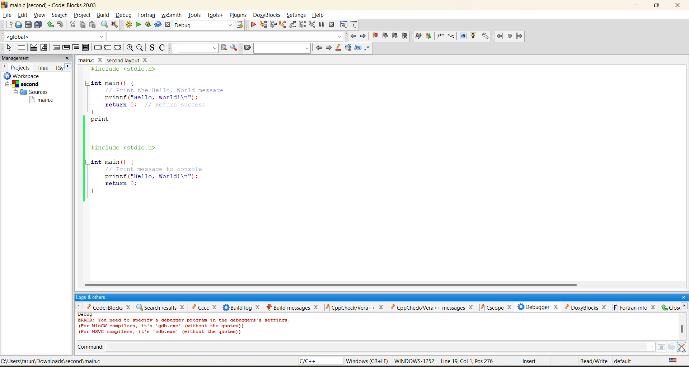  I want to click on next bookmark, so click(395, 36).